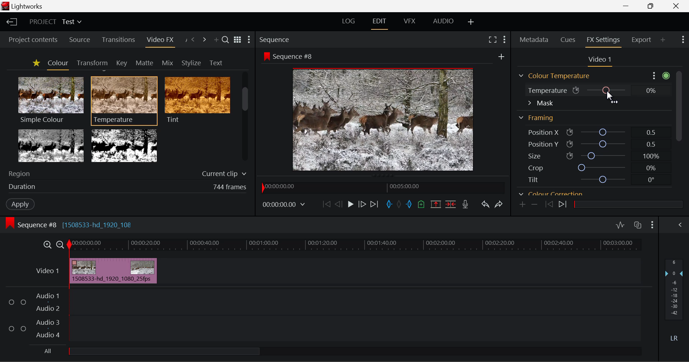  Describe the element at coordinates (191, 62) in the screenshot. I see `Stylize` at that location.